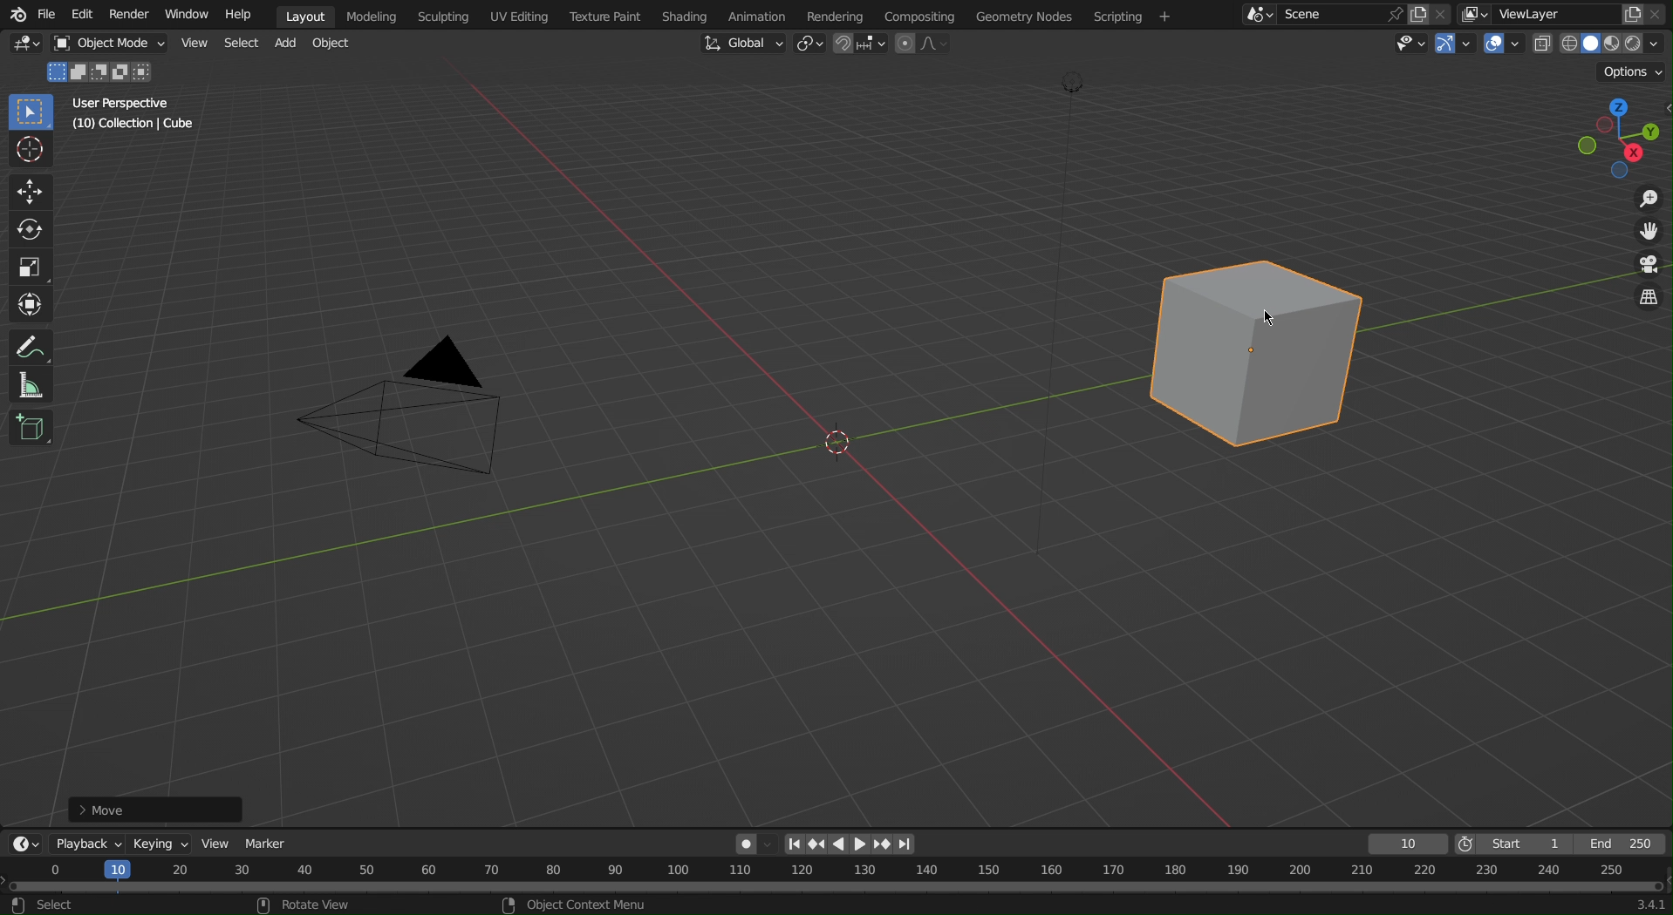 This screenshot has width=1673, height=915. I want to click on Add, so click(286, 44).